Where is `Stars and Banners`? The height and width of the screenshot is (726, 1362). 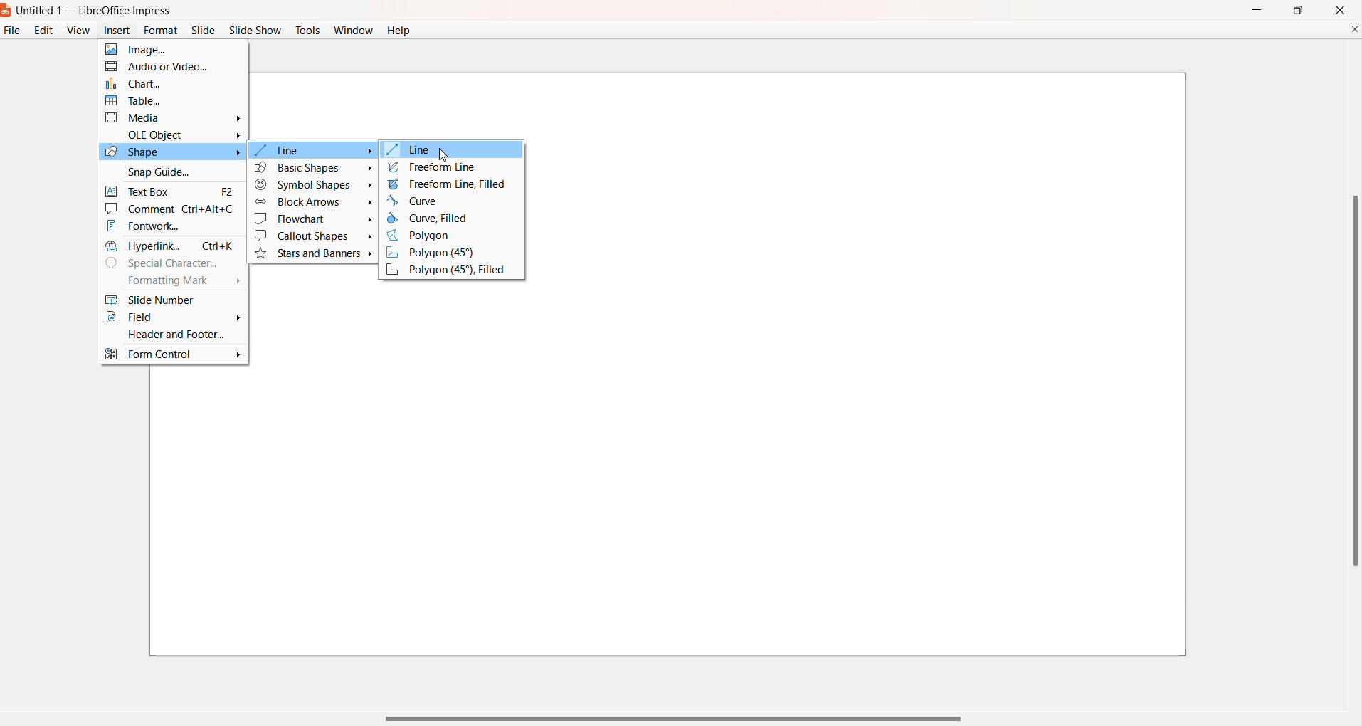 Stars and Banners is located at coordinates (316, 254).